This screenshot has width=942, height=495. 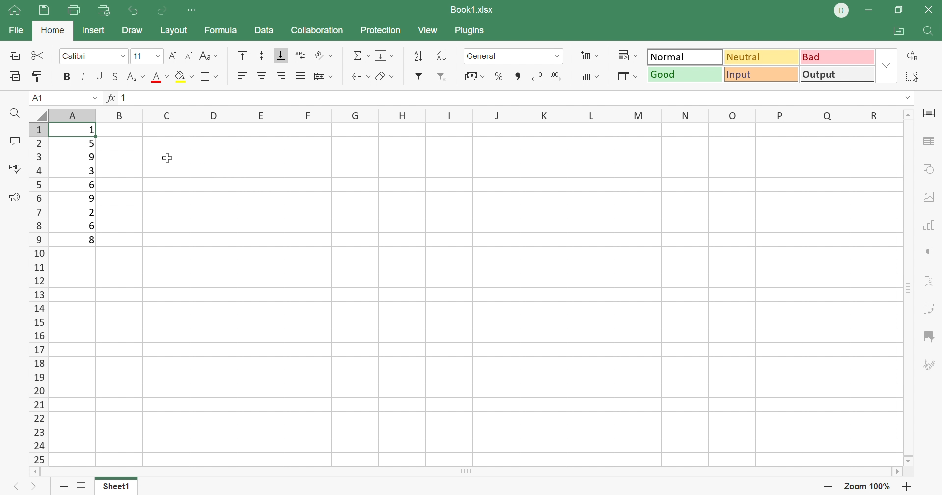 What do you see at coordinates (30, 470) in the screenshot?
I see `Scroll left` at bounding box center [30, 470].